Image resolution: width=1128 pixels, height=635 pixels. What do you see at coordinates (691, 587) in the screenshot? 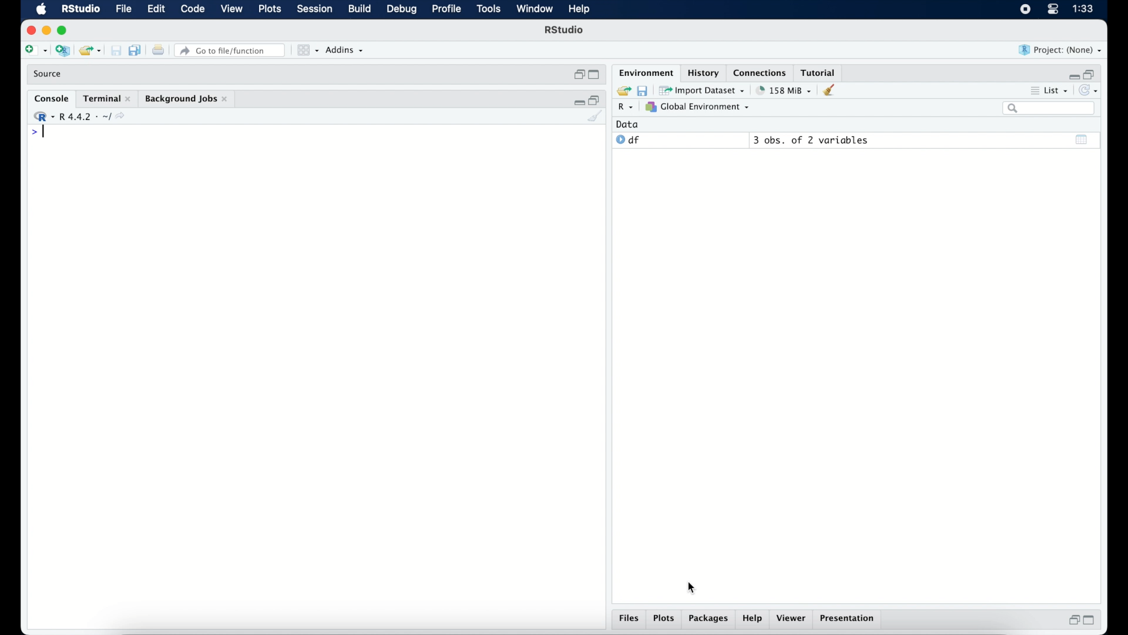
I see `cursor` at bounding box center [691, 587].